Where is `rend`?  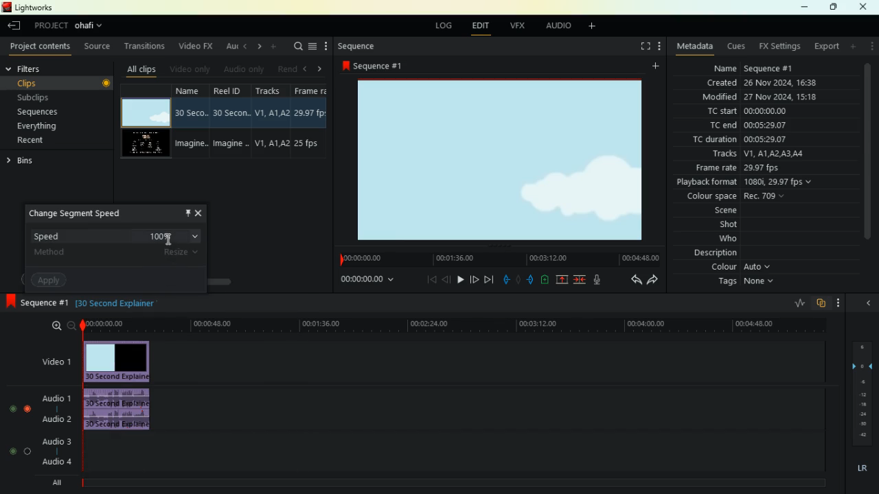
rend is located at coordinates (286, 69).